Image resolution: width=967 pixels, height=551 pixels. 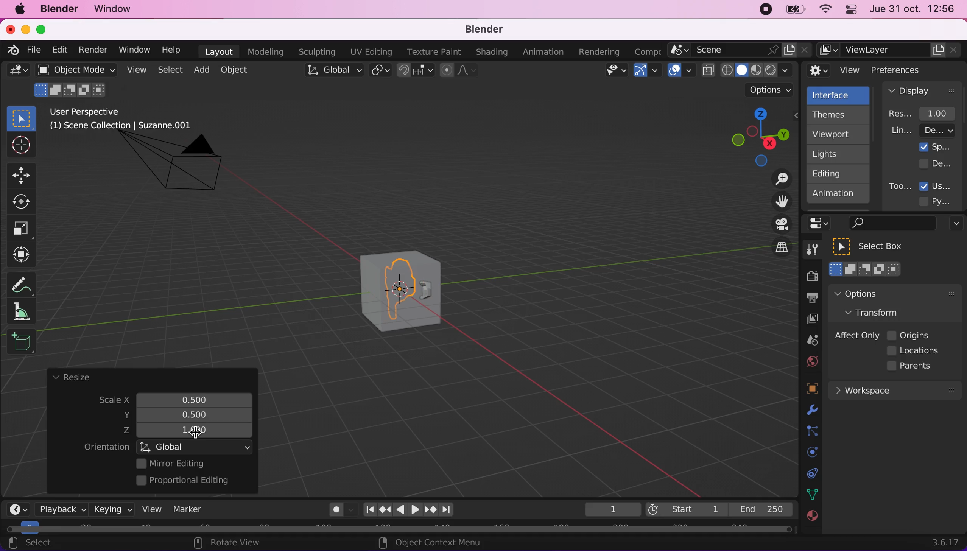 What do you see at coordinates (18, 73) in the screenshot?
I see `general` at bounding box center [18, 73].